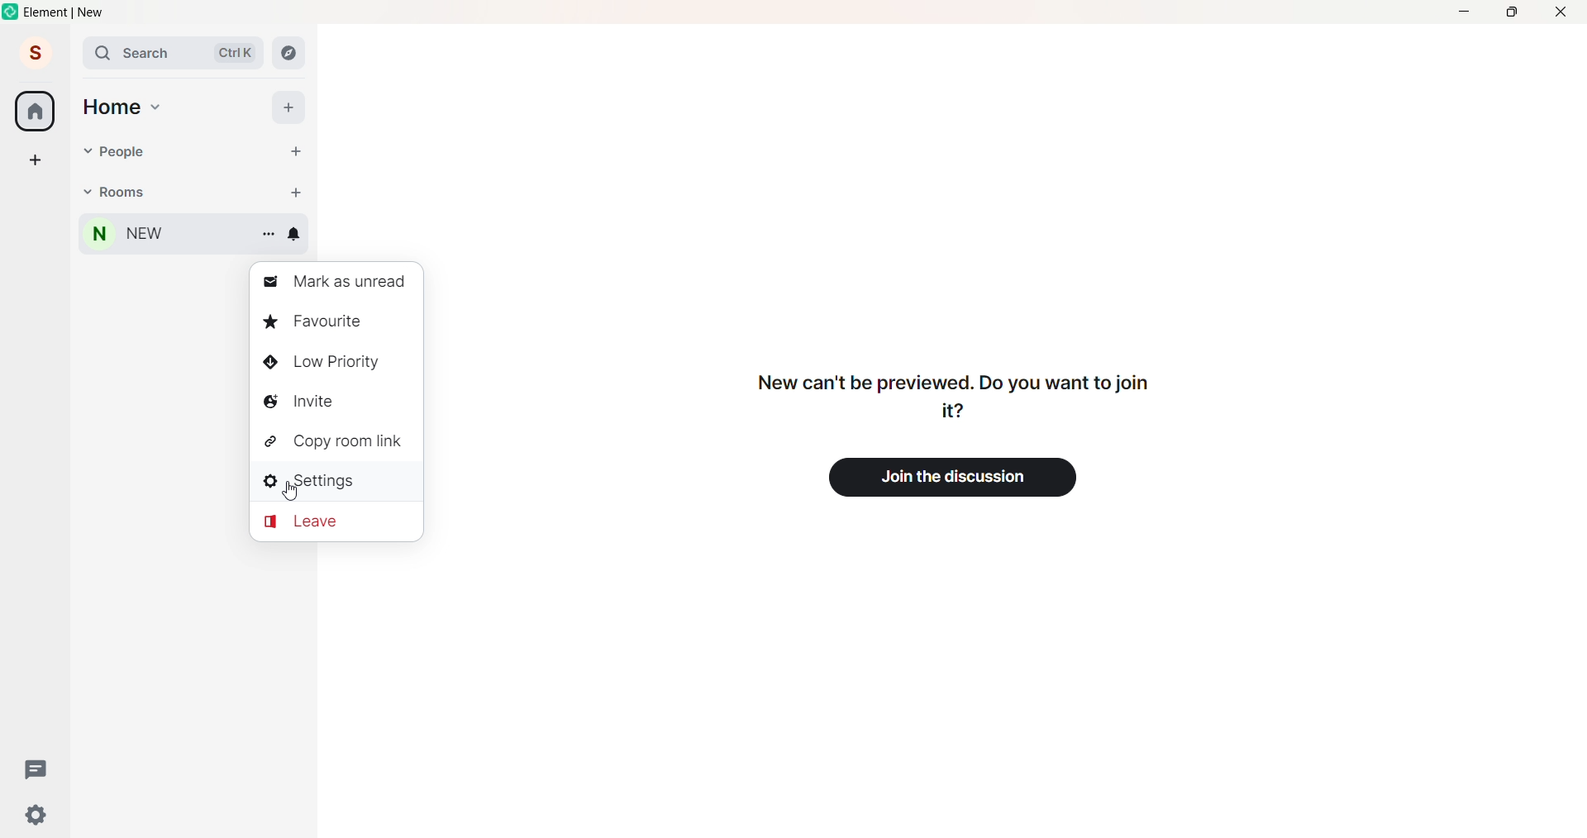 This screenshot has height=838, width=1587. What do you see at coordinates (164, 51) in the screenshot?
I see `search` at bounding box center [164, 51].